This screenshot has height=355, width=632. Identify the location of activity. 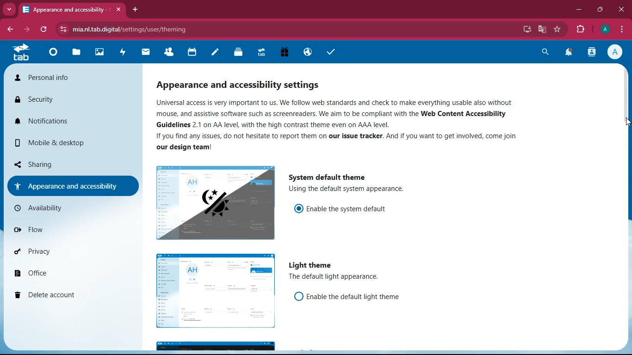
(593, 52).